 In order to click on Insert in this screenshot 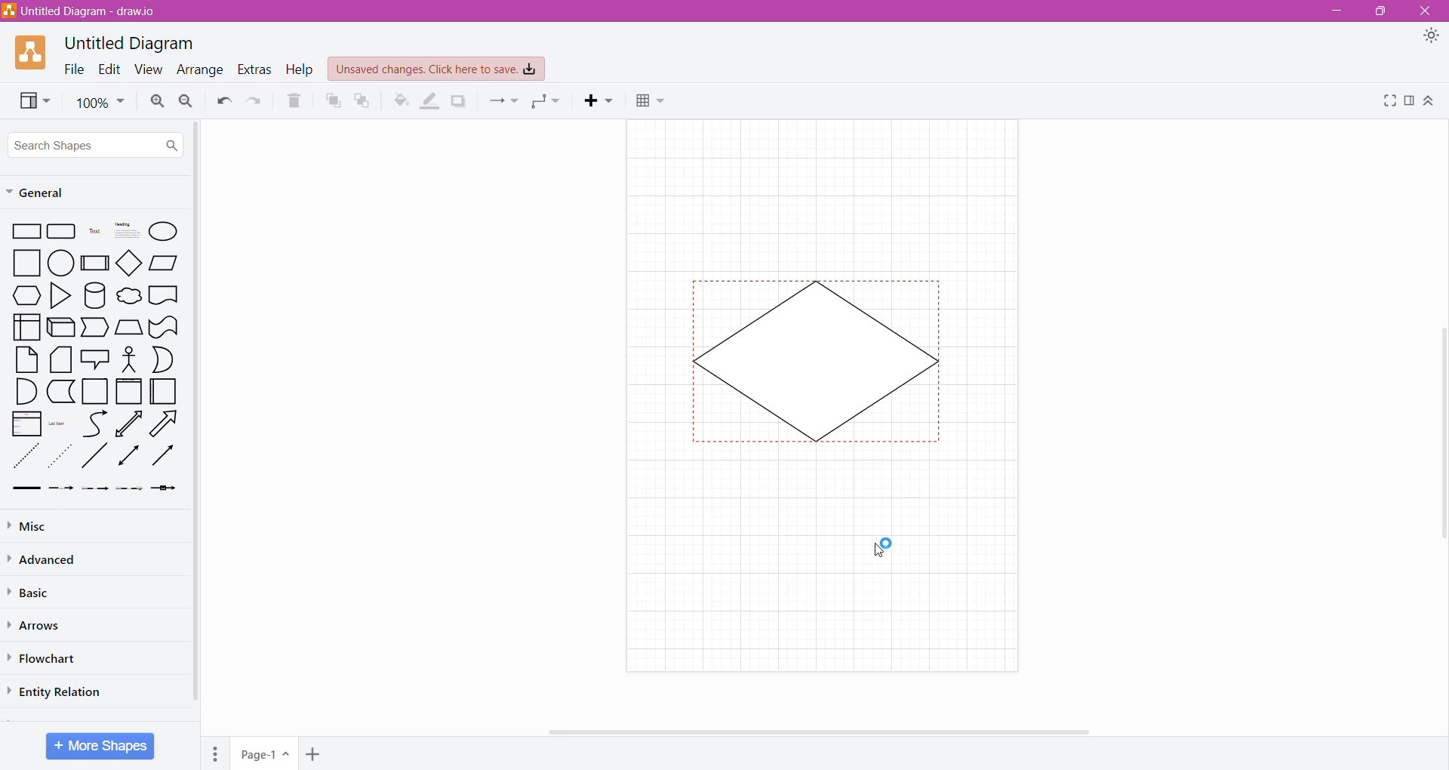, I will do `click(597, 100)`.